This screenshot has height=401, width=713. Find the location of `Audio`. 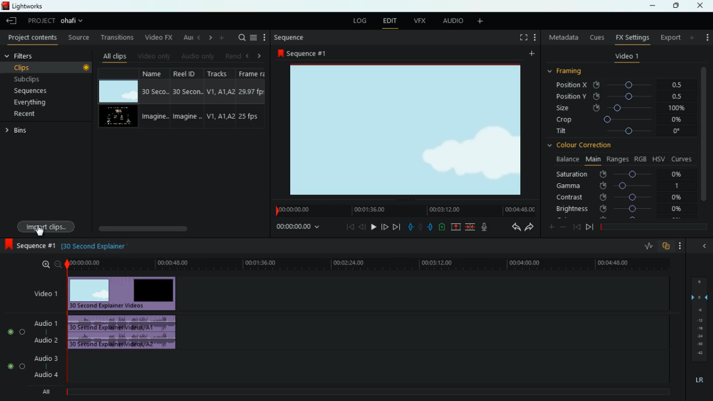

Audio is located at coordinates (16, 366).